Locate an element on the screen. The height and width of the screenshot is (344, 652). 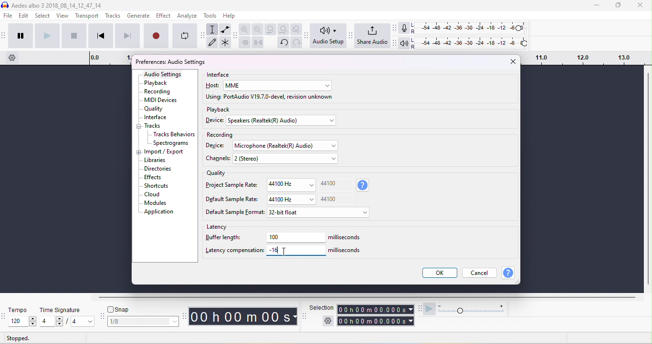
stopped is located at coordinates (19, 339).